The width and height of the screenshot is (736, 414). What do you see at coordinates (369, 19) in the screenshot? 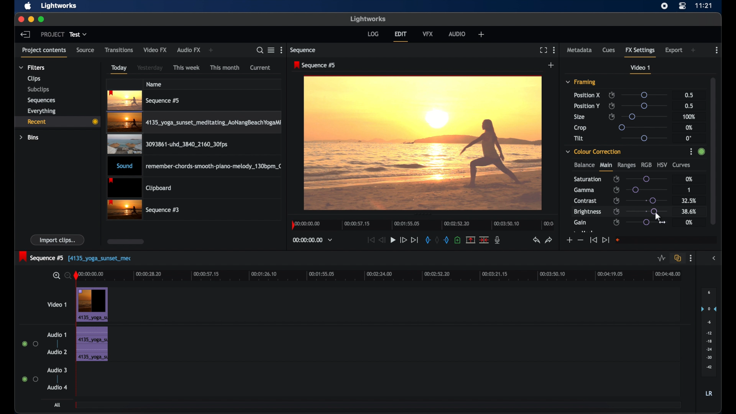
I see `lightworks` at bounding box center [369, 19].